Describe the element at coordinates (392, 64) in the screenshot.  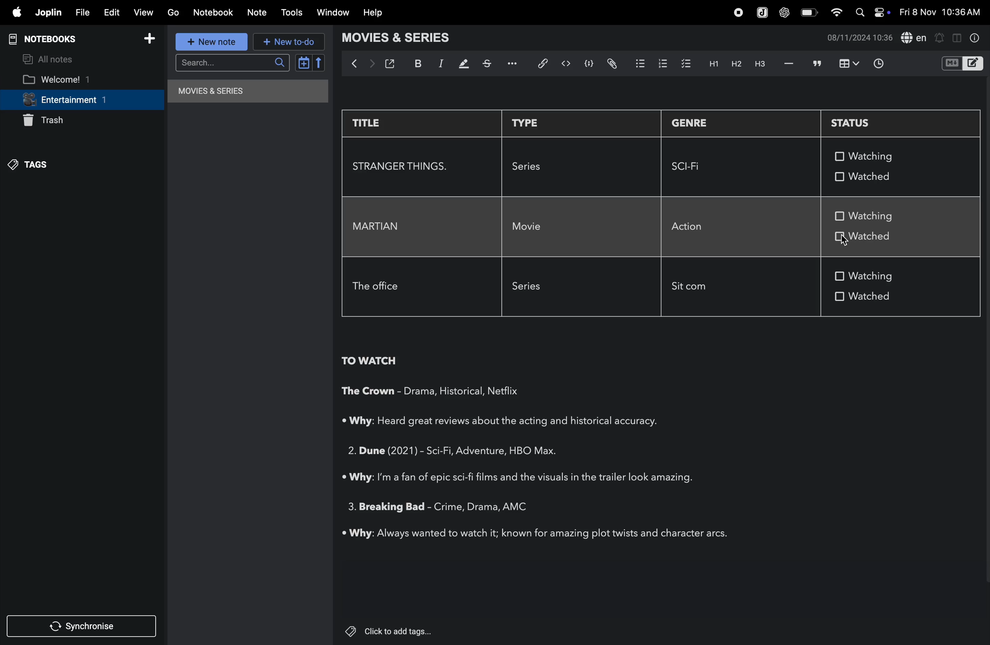
I see `open window` at that location.